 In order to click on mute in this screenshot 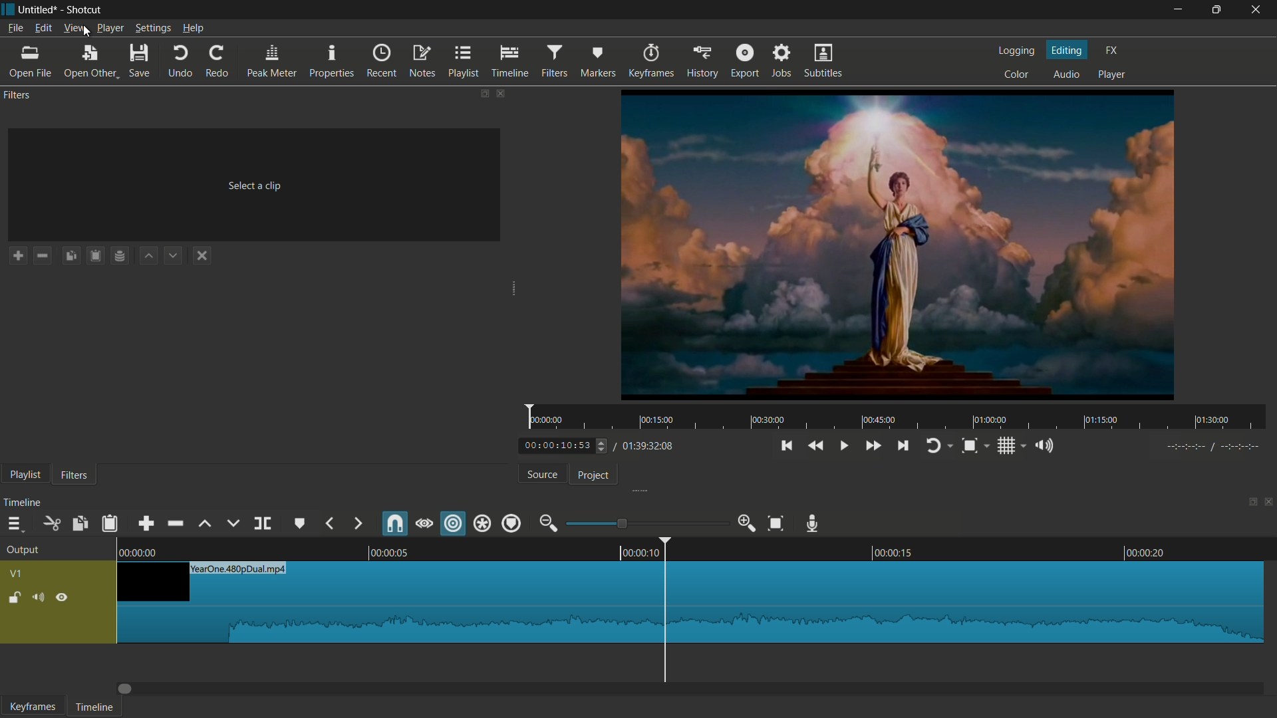, I will do `click(41, 598)`.